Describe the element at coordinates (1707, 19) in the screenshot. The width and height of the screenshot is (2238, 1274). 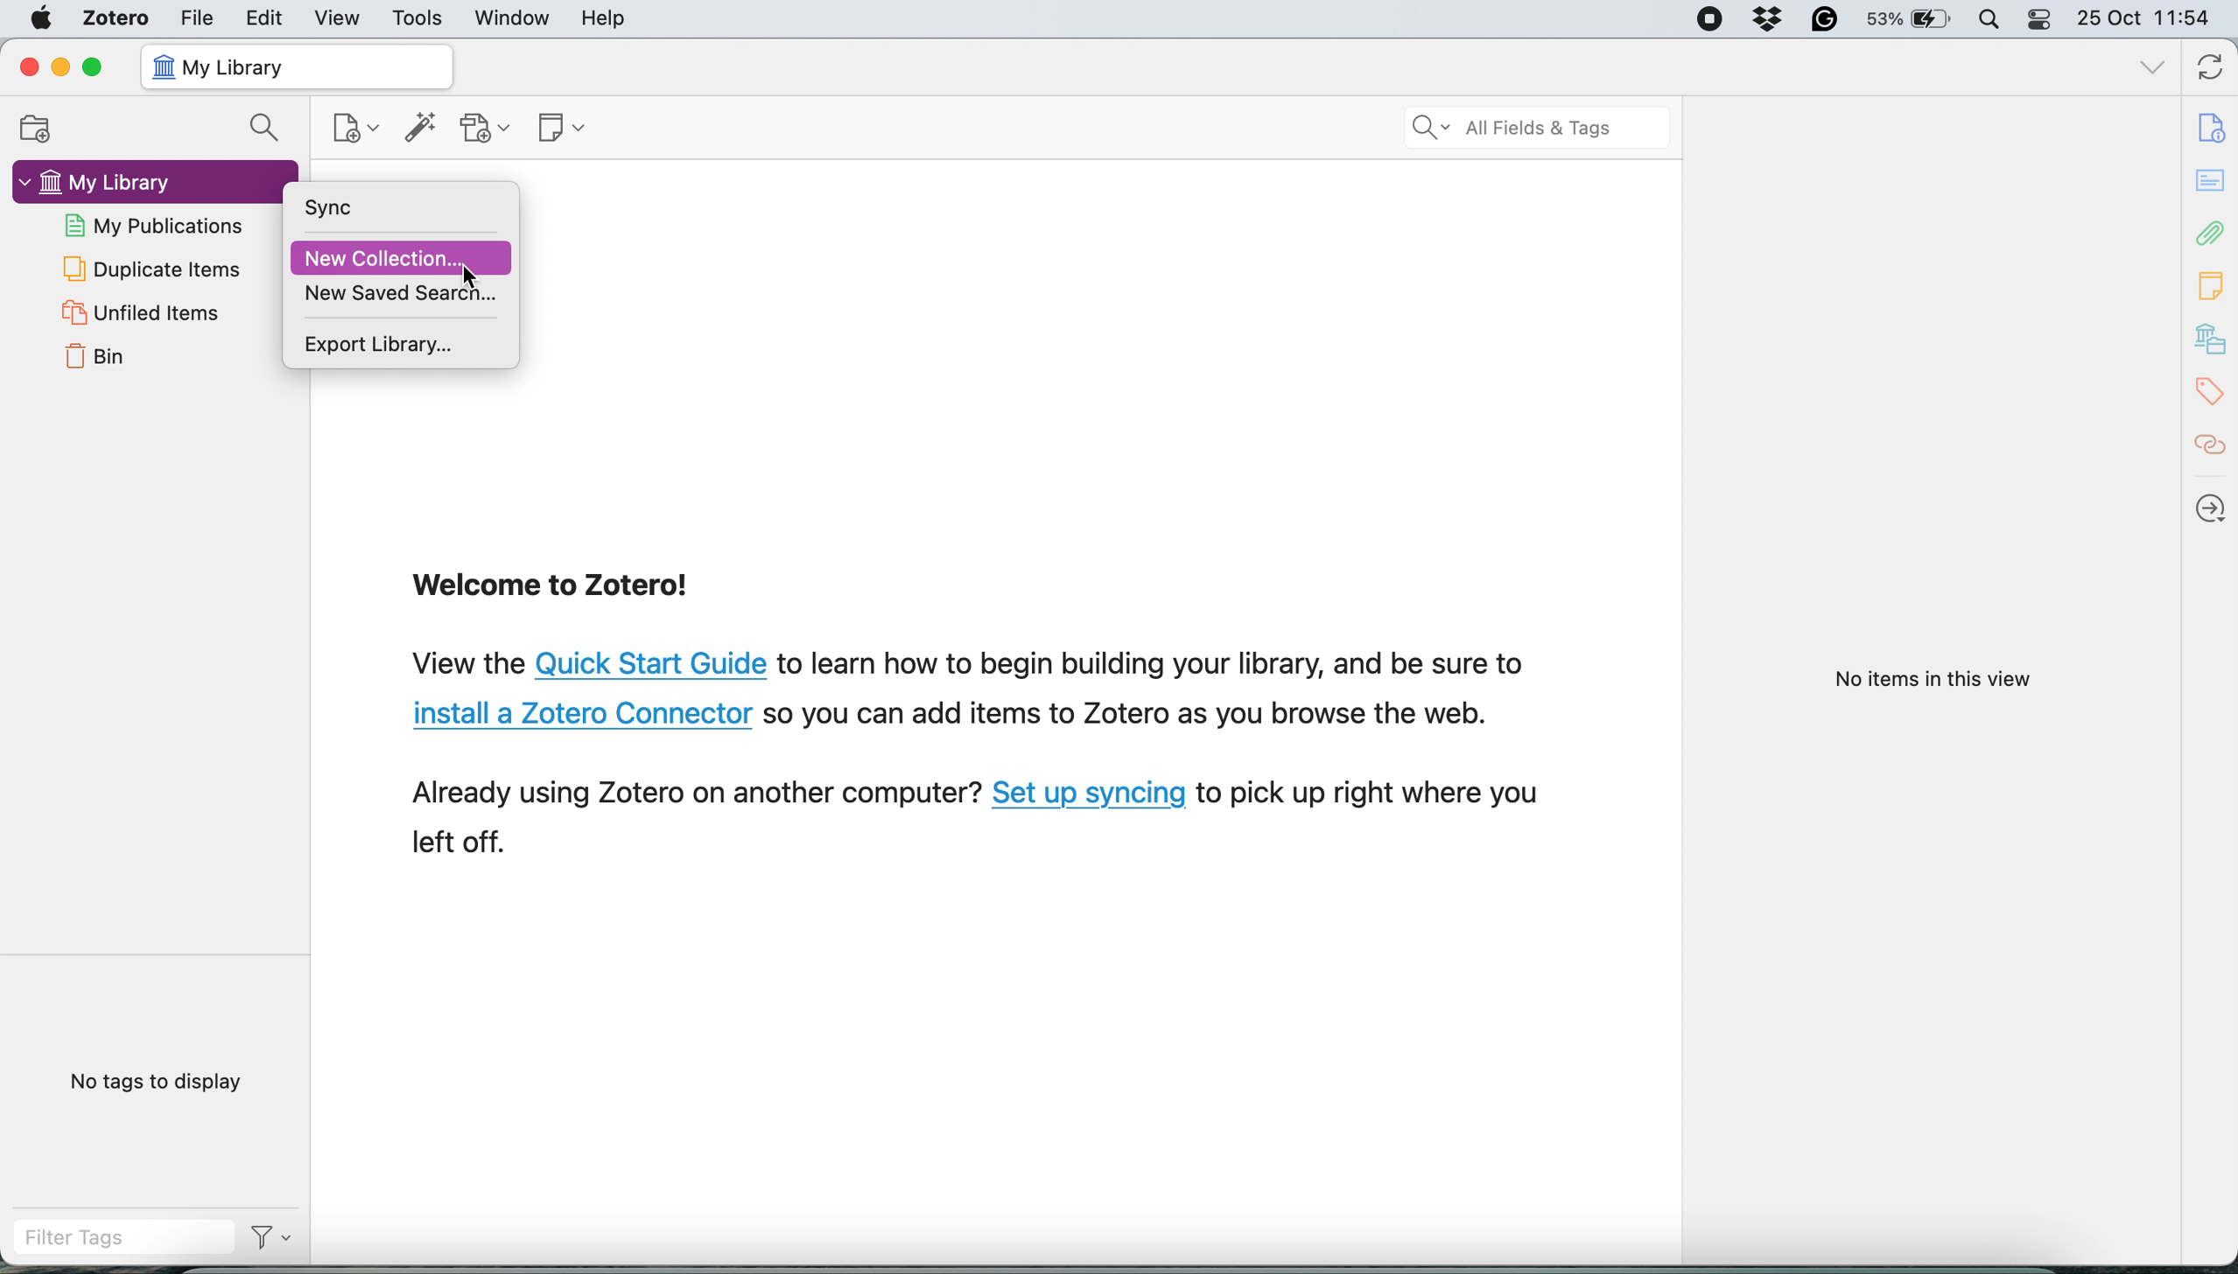
I see `screen recorder` at that location.